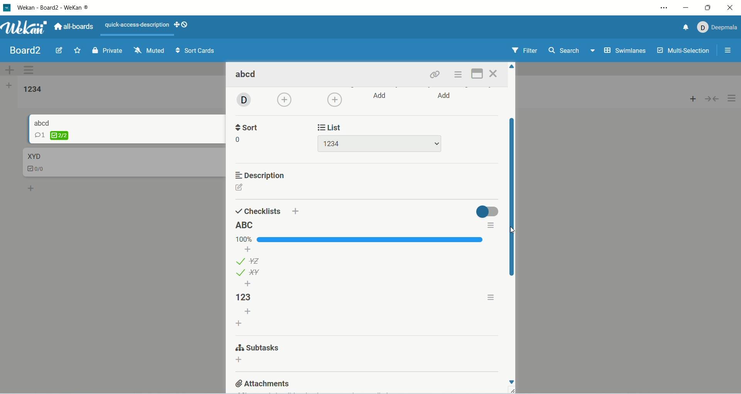 The image size is (741, 394). Describe the element at coordinates (511, 197) in the screenshot. I see `vertical scroll bar` at that location.